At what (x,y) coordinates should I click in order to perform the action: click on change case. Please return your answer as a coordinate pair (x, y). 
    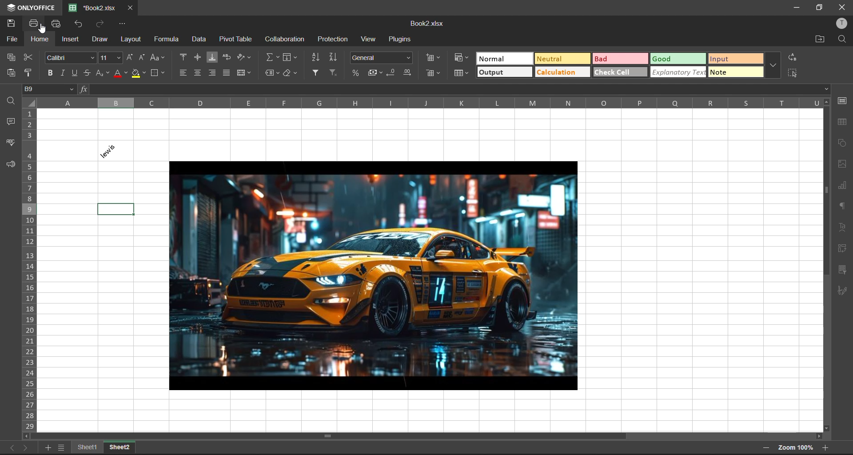
    Looking at the image, I should click on (159, 59).